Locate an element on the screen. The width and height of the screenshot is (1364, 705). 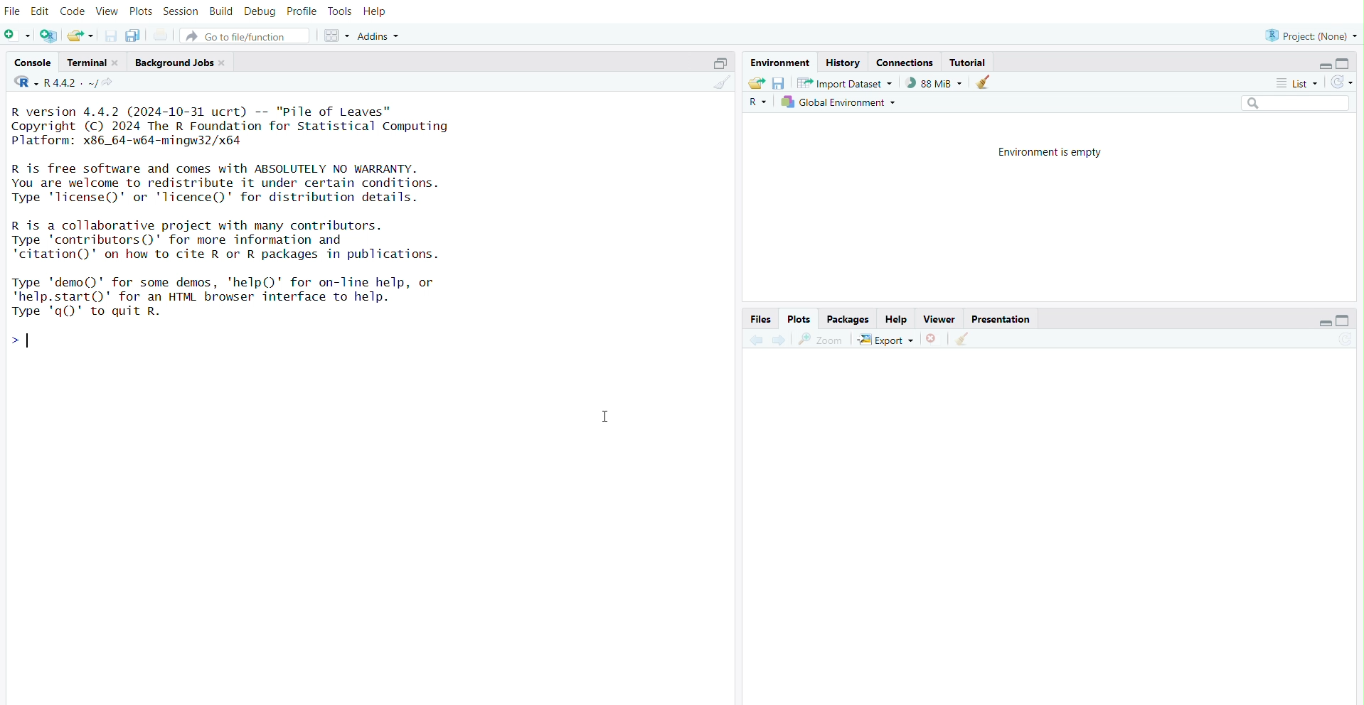
refresh current plot is located at coordinates (1348, 342).